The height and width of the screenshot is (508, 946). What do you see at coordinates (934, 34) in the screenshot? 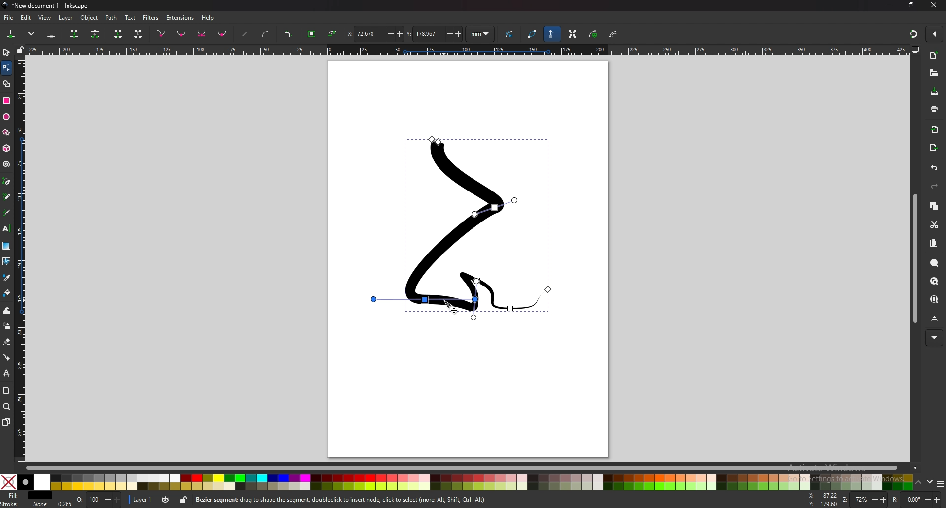
I see `enable snapper` at bounding box center [934, 34].